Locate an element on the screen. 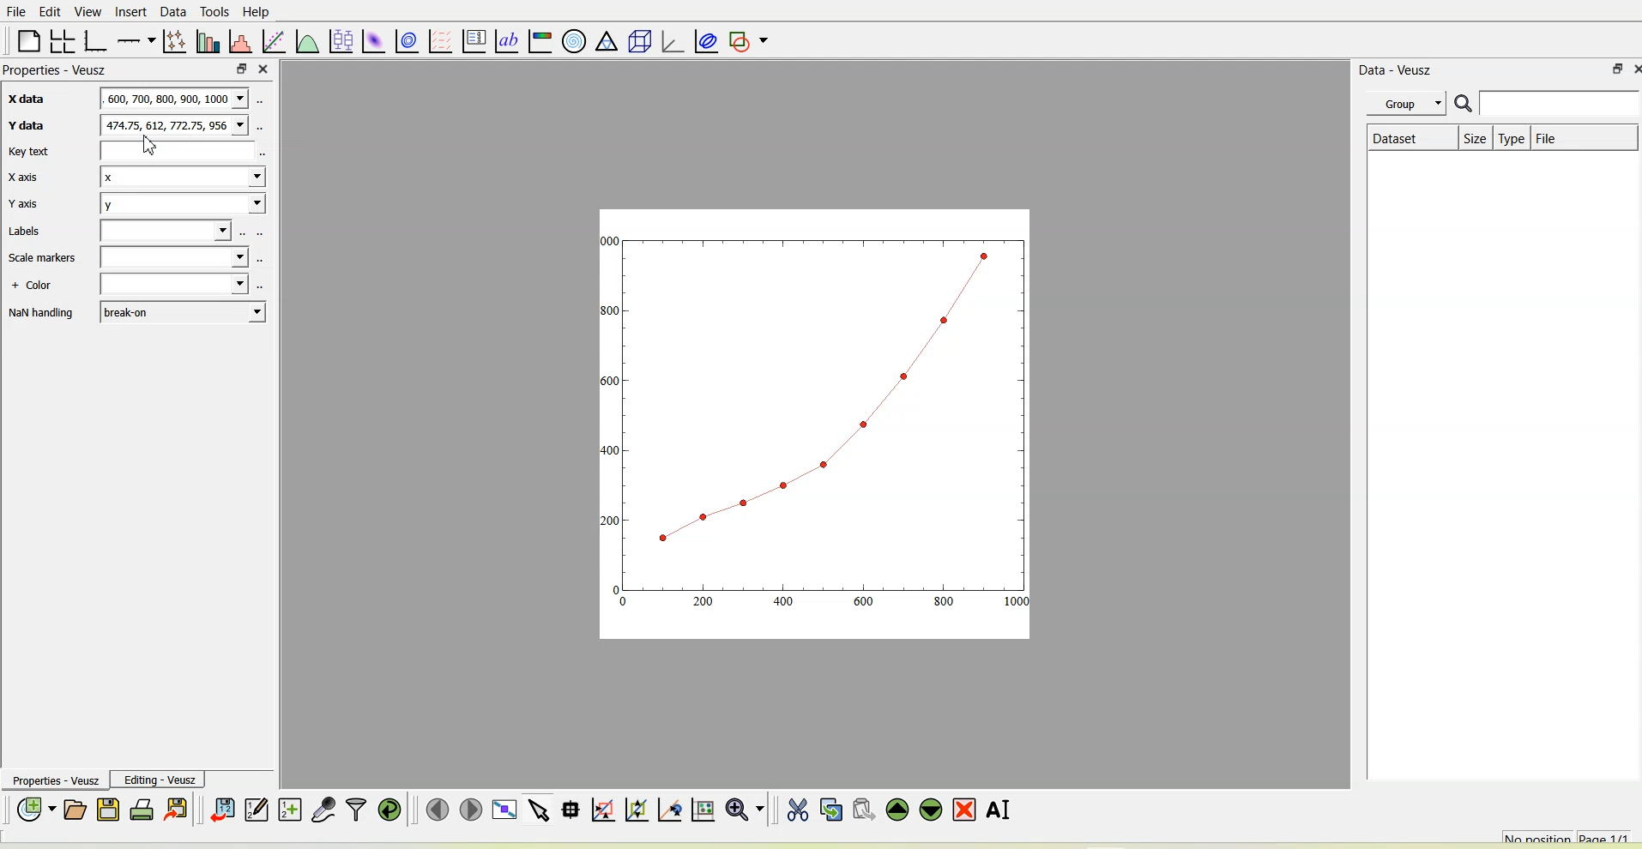  plot box plots is located at coordinates (341, 40).